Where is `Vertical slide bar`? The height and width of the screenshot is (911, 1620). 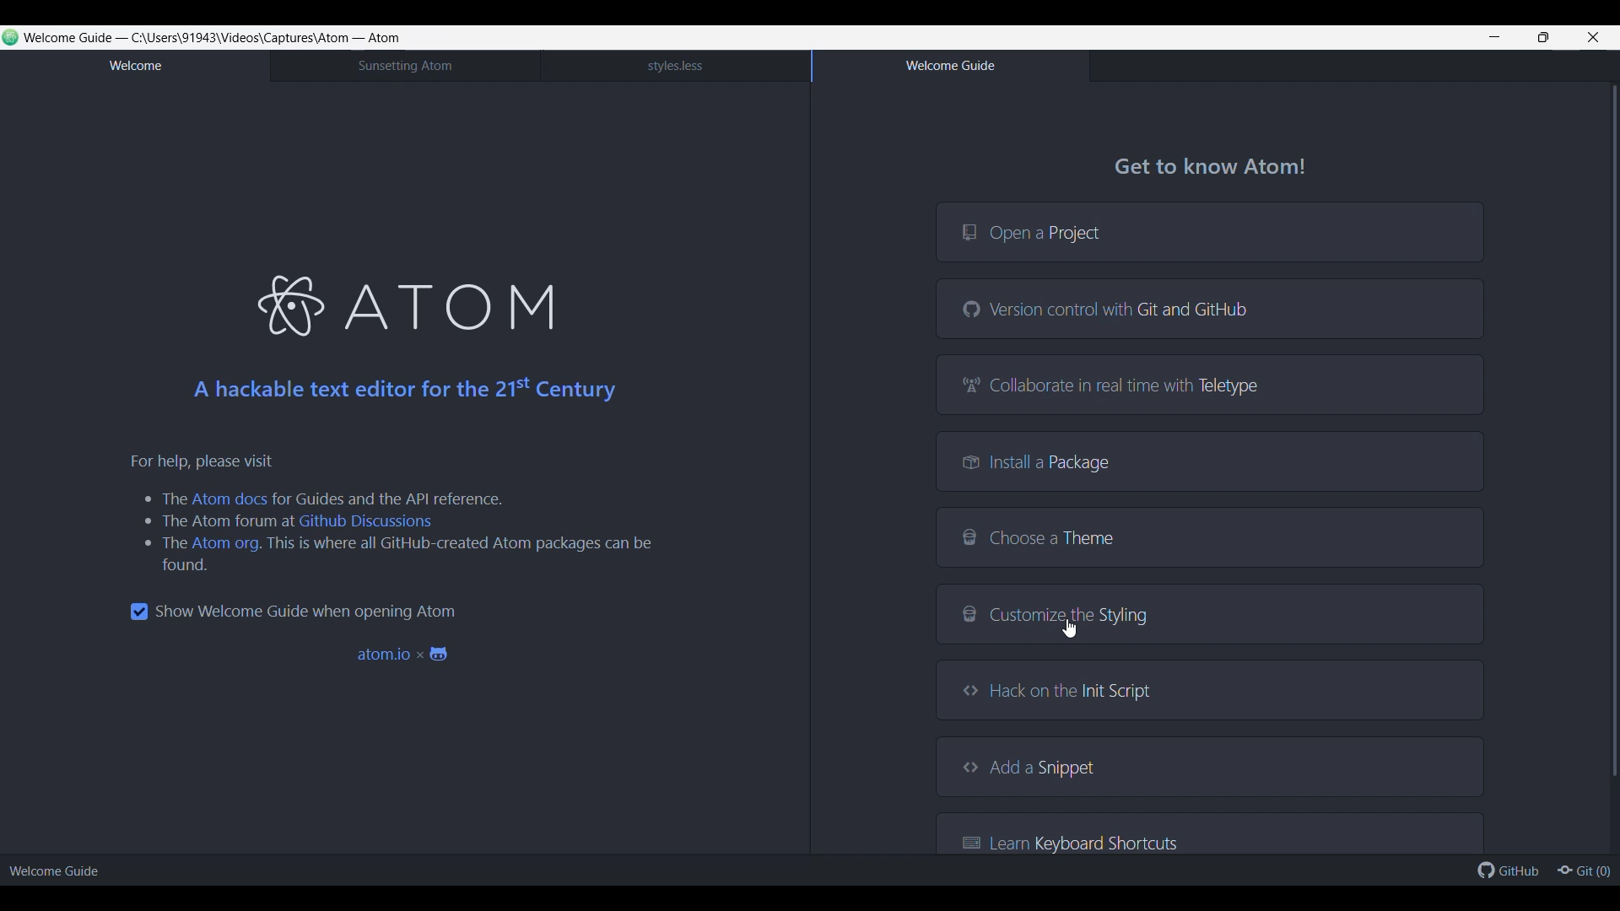
Vertical slide bar is located at coordinates (1615, 429).